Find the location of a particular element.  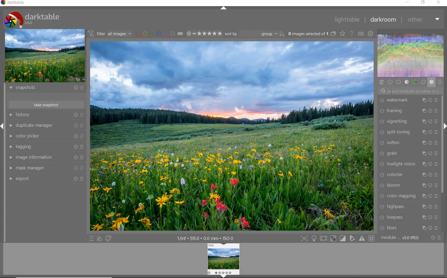

cursor is located at coordinates (392, 92).